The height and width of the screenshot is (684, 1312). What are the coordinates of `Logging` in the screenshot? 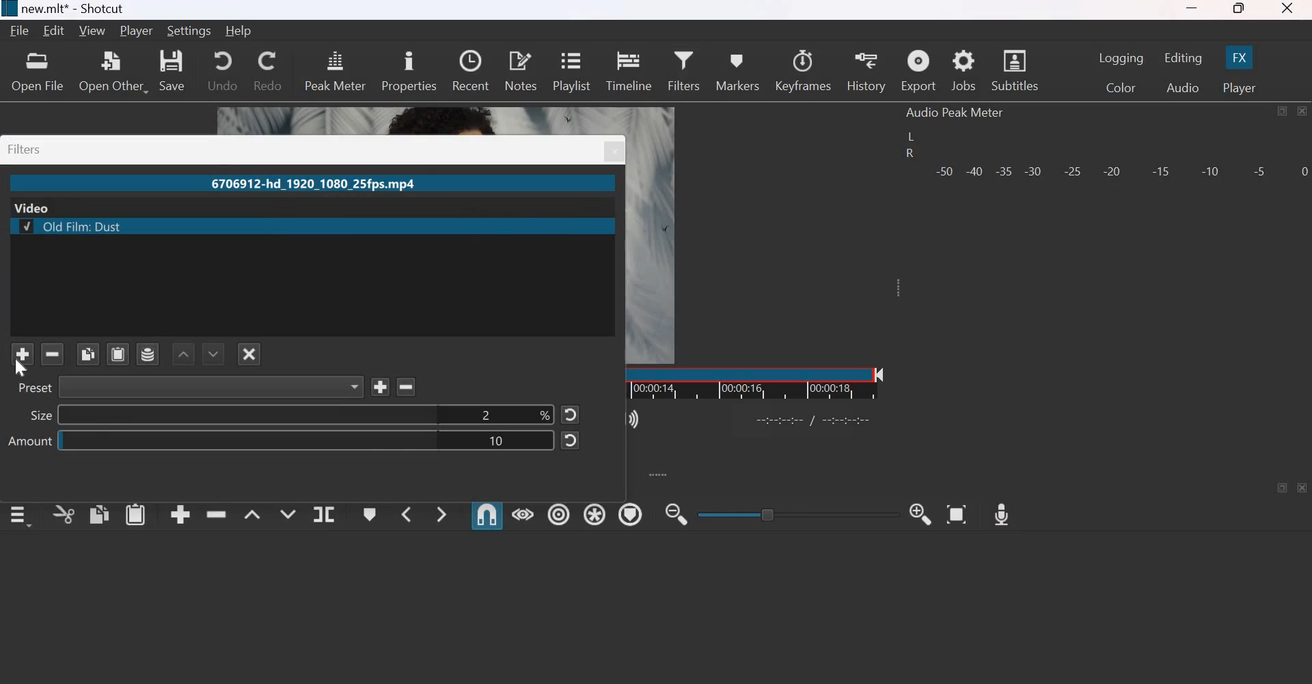 It's located at (1121, 58).